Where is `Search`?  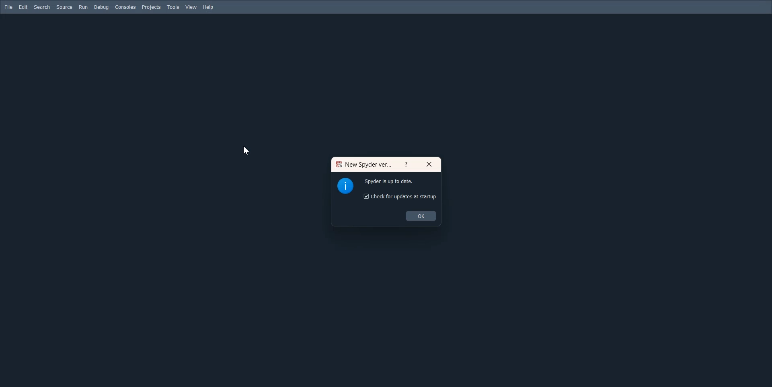
Search is located at coordinates (42, 7).